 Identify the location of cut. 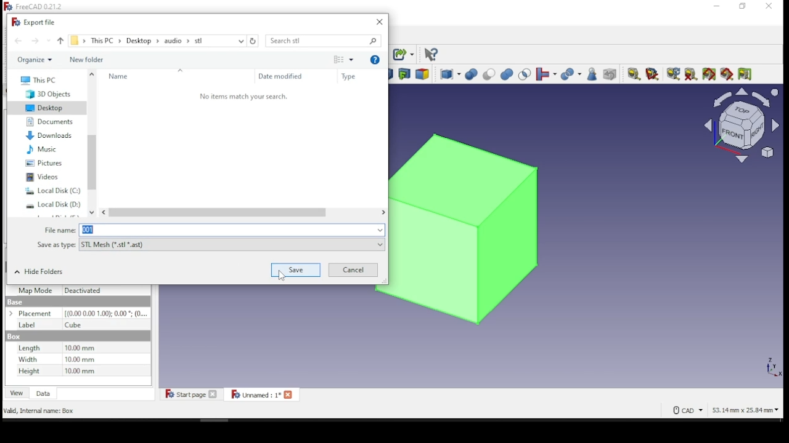
(489, 74).